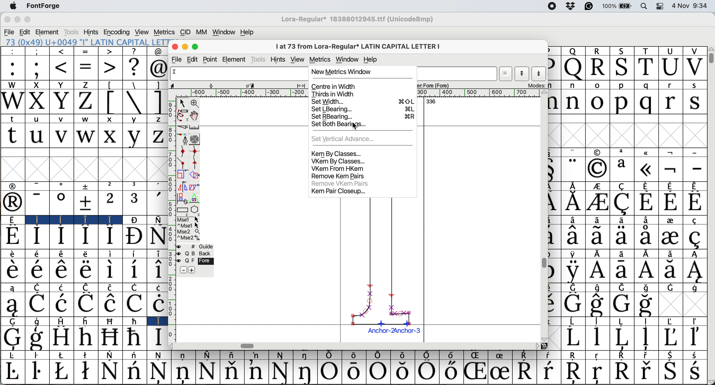  I want to click on view, so click(142, 32).